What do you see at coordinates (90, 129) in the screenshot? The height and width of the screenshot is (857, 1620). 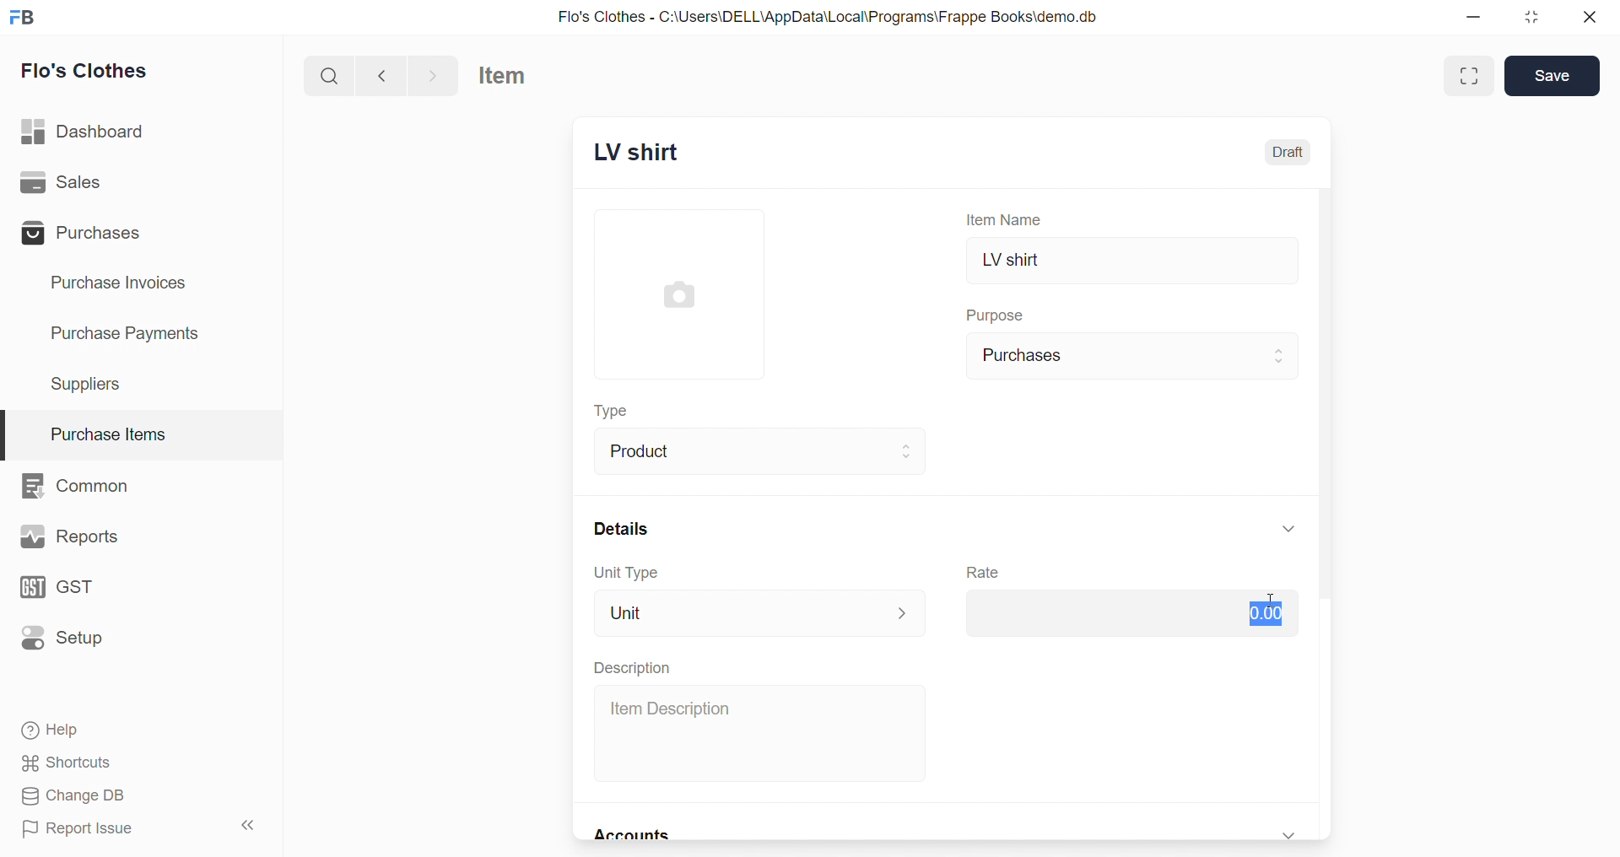 I see `Dashboard` at bounding box center [90, 129].